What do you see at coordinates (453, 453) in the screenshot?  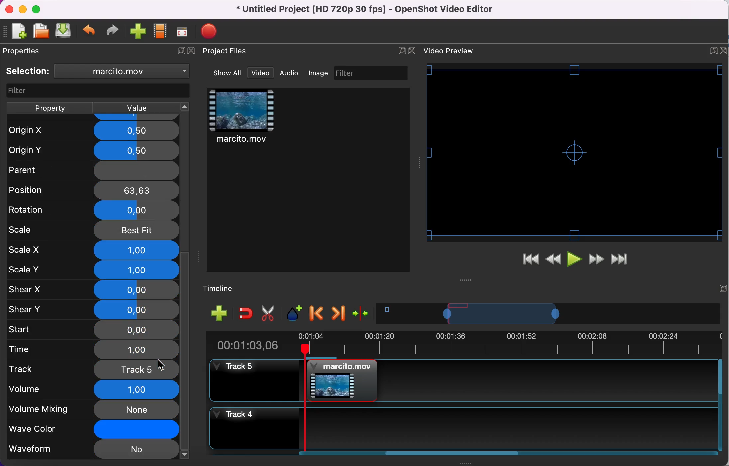 I see `Horizontal slide bar` at bounding box center [453, 453].